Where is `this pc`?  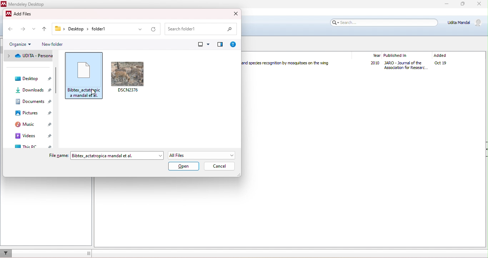 this pc is located at coordinates (34, 146).